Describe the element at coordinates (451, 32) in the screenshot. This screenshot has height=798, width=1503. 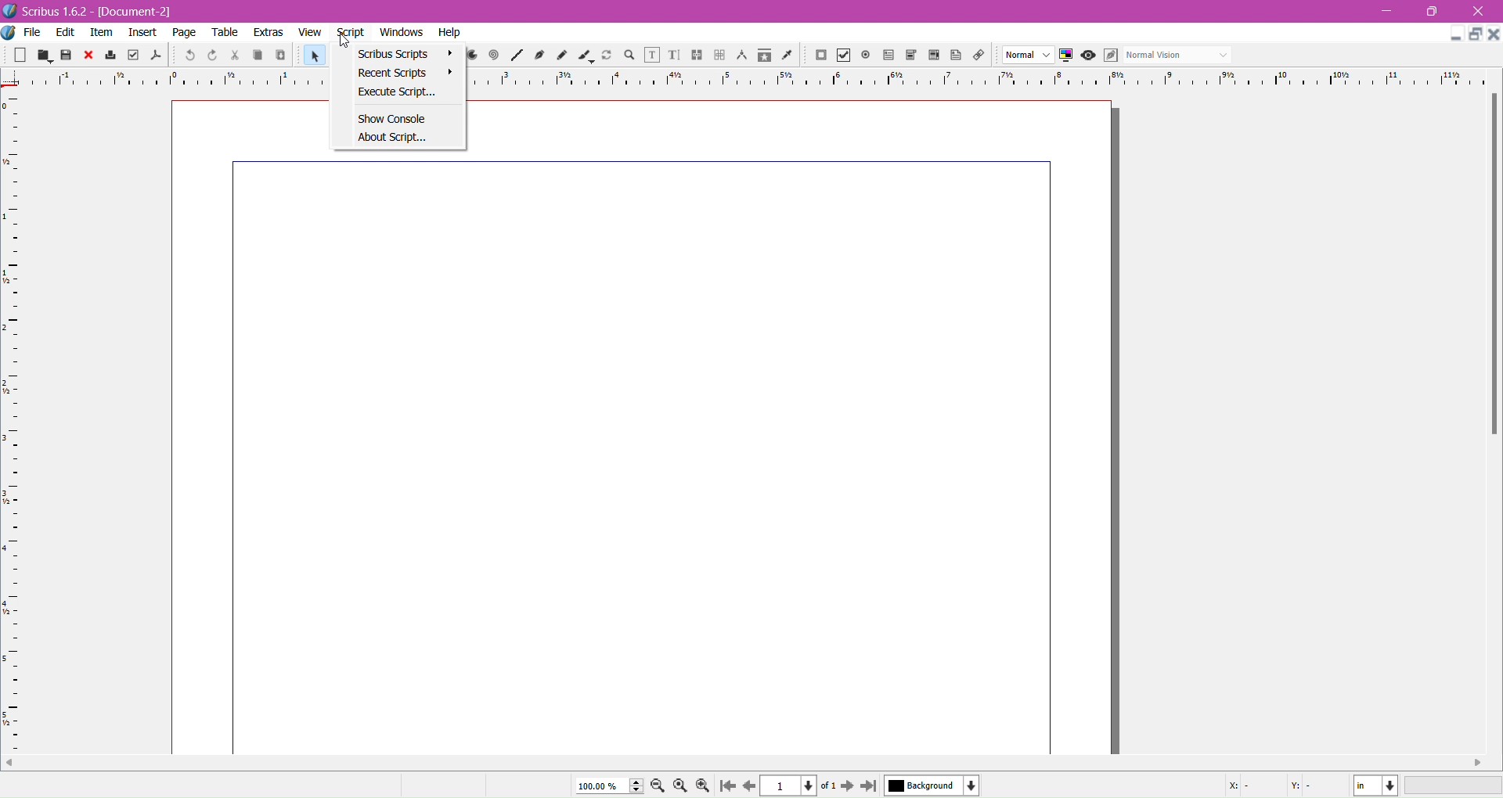
I see `Help` at that location.